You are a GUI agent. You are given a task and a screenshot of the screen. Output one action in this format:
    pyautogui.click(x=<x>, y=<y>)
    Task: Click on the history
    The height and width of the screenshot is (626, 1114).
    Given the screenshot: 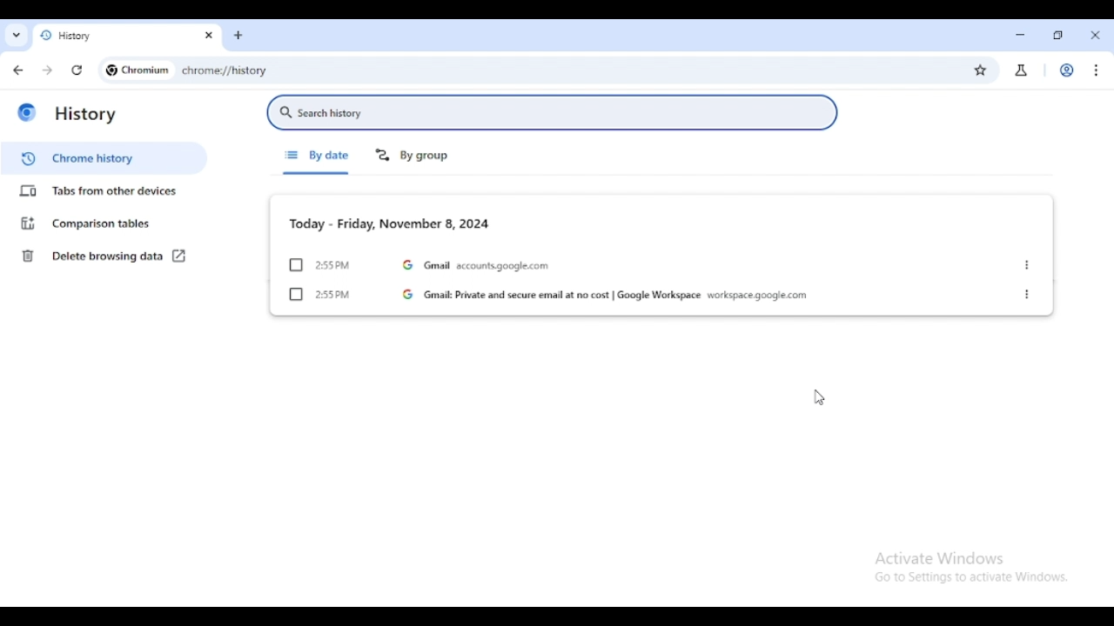 What is the action you would take?
    pyautogui.click(x=85, y=113)
    